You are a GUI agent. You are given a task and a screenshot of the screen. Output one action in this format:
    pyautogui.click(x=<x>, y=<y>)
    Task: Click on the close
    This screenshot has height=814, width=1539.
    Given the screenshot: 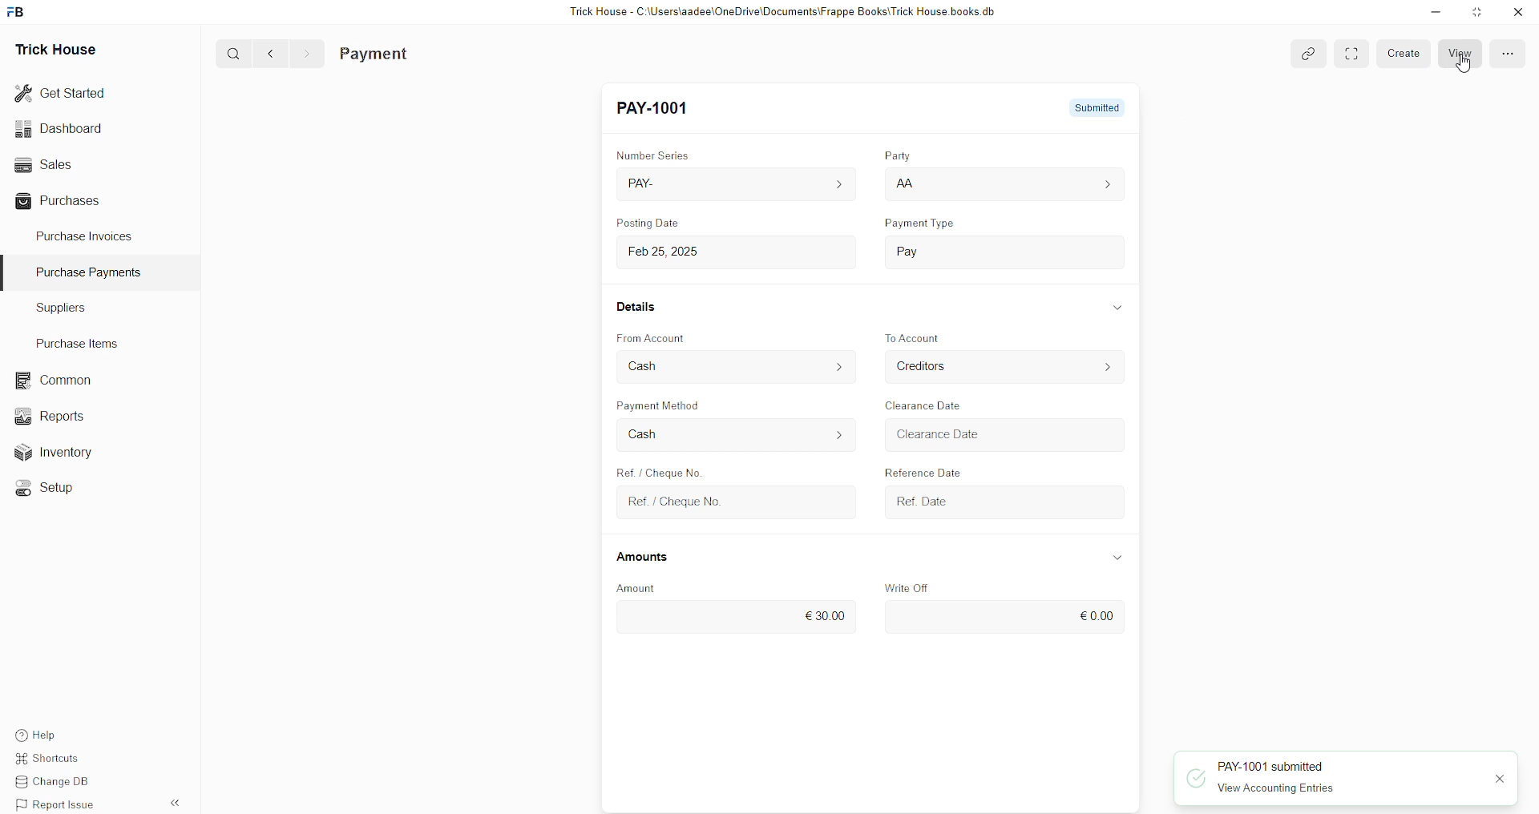 What is the action you would take?
    pyautogui.click(x=1518, y=12)
    